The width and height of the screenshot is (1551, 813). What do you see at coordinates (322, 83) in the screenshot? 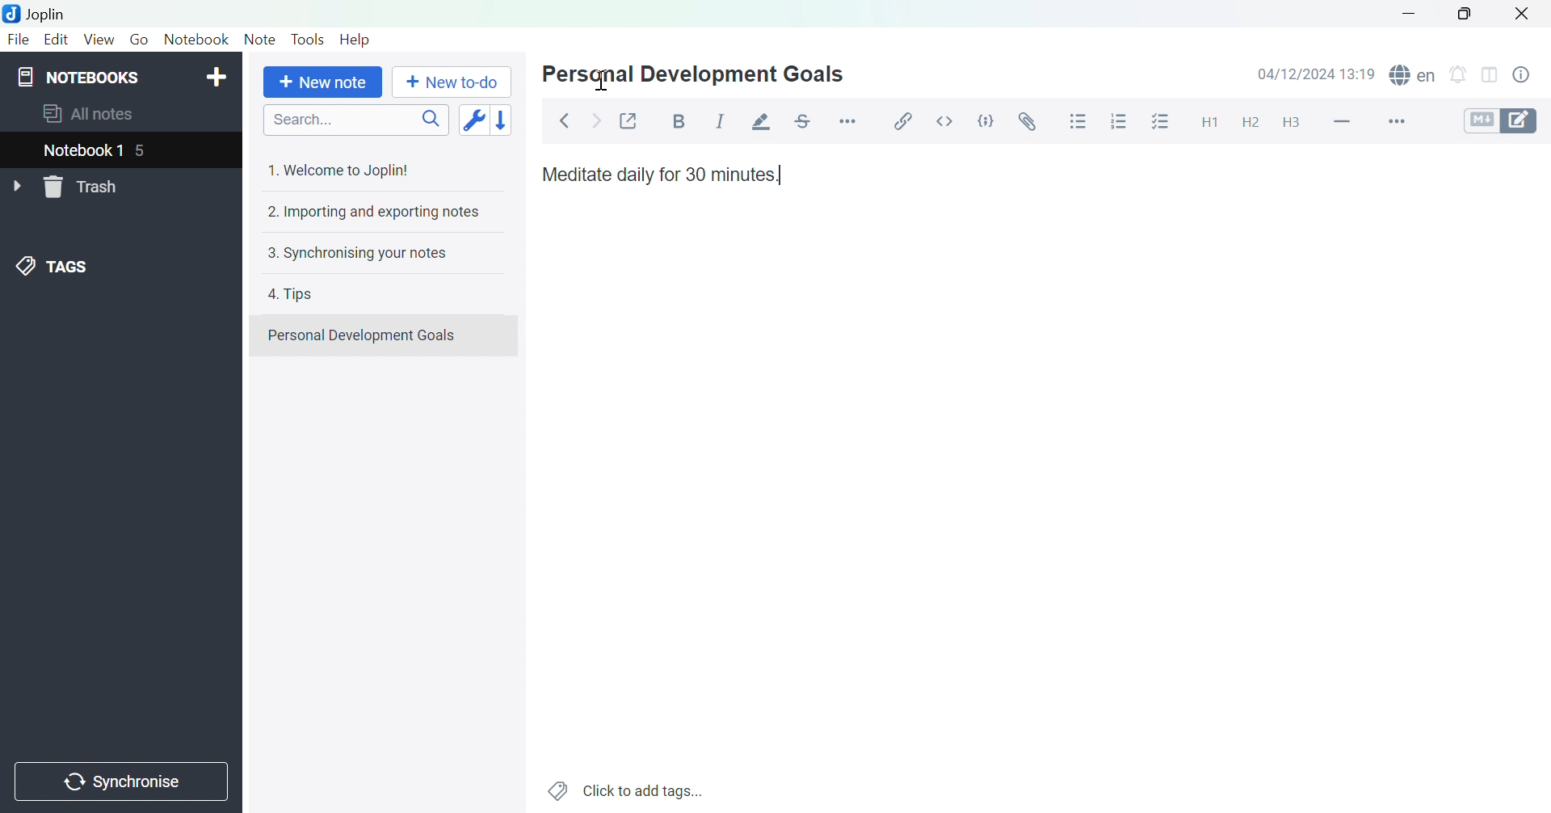
I see `New note` at bounding box center [322, 83].